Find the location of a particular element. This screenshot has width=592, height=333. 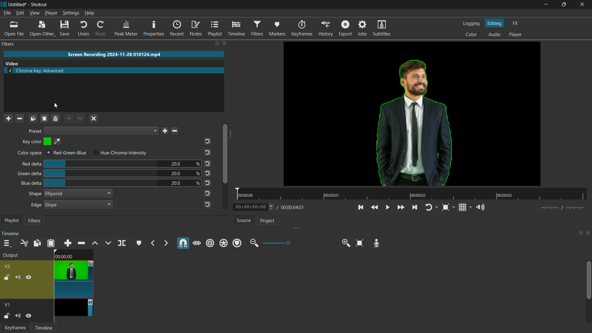

playlist is located at coordinates (214, 29).